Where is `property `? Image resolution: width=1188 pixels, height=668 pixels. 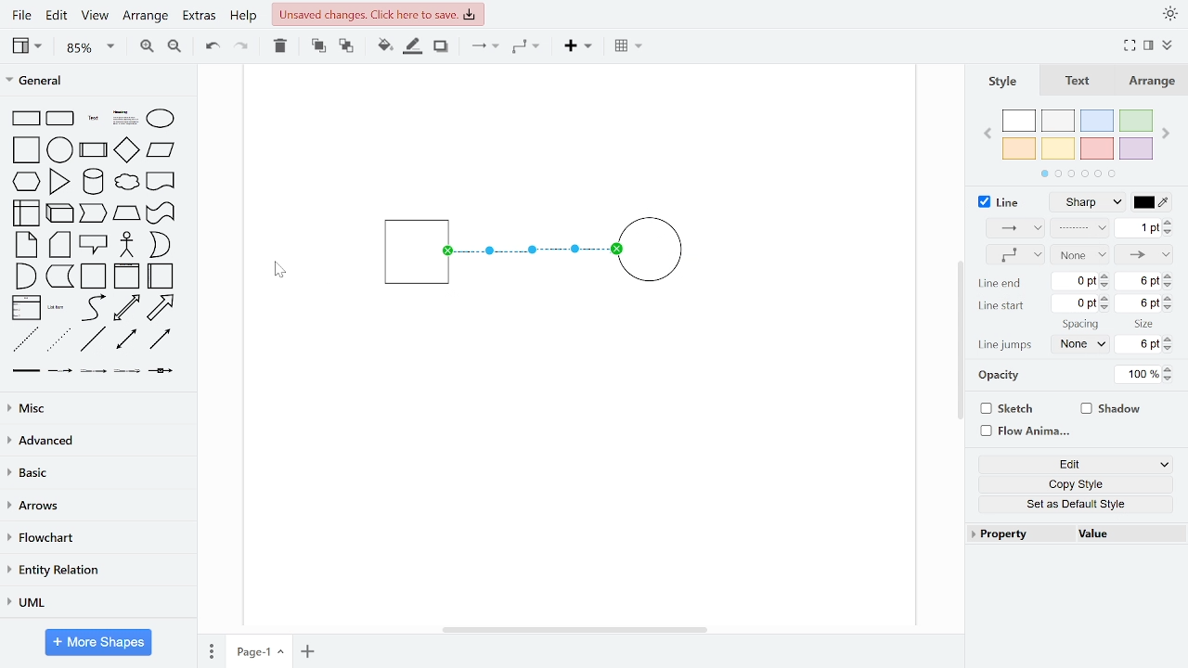
property  is located at coordinates (1018, 533).